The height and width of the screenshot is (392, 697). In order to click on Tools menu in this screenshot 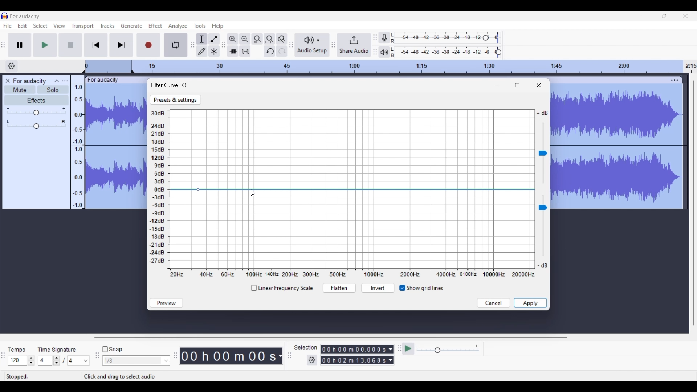, I will do `click(199, 26)`.